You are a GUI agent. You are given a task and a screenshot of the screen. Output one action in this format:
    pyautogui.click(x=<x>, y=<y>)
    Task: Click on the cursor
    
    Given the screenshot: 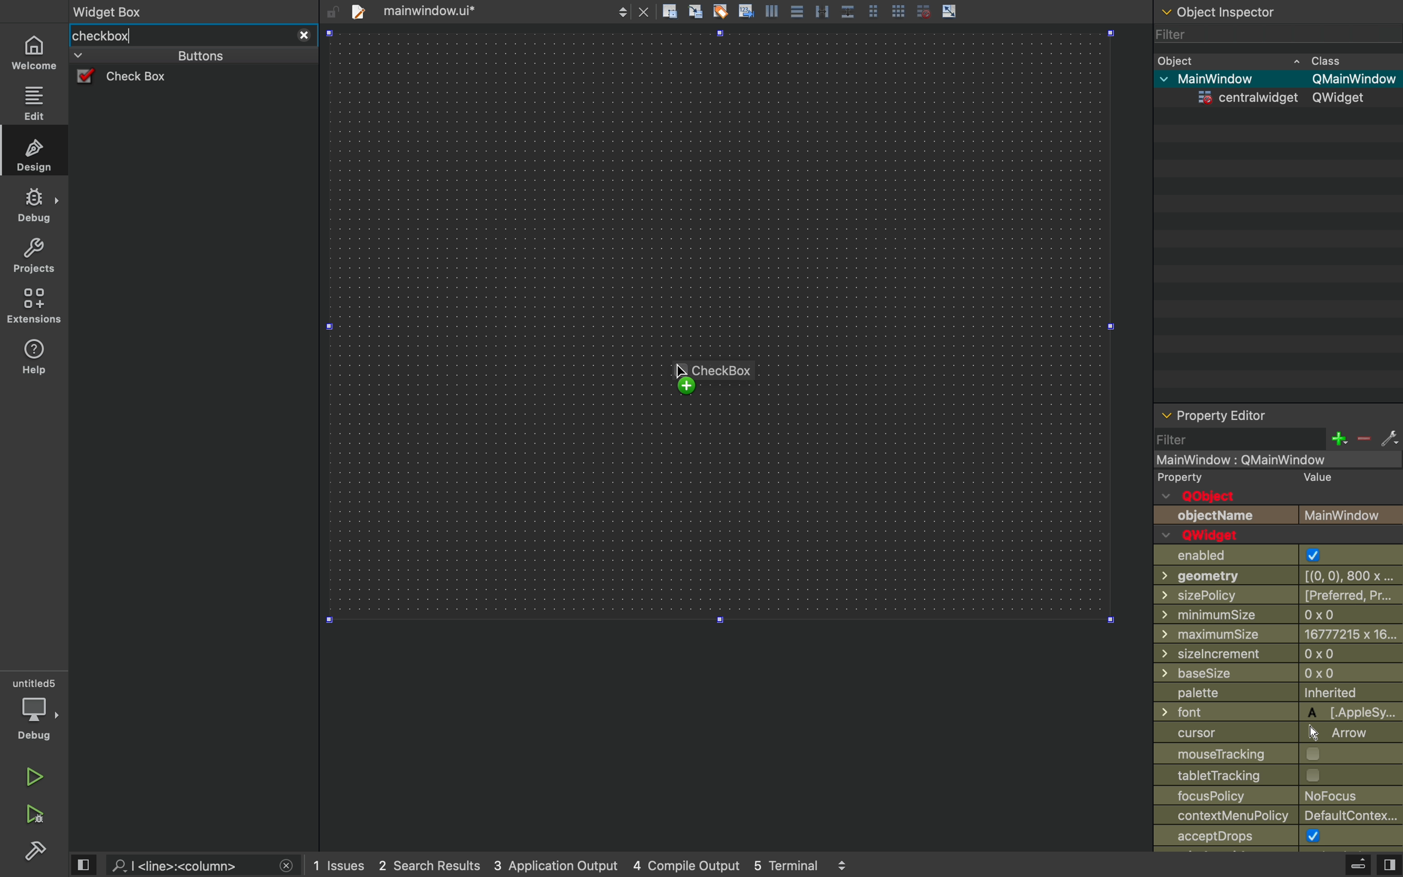 What is the action you would take?
    pyautogui.click(x=1273, y=732)
    